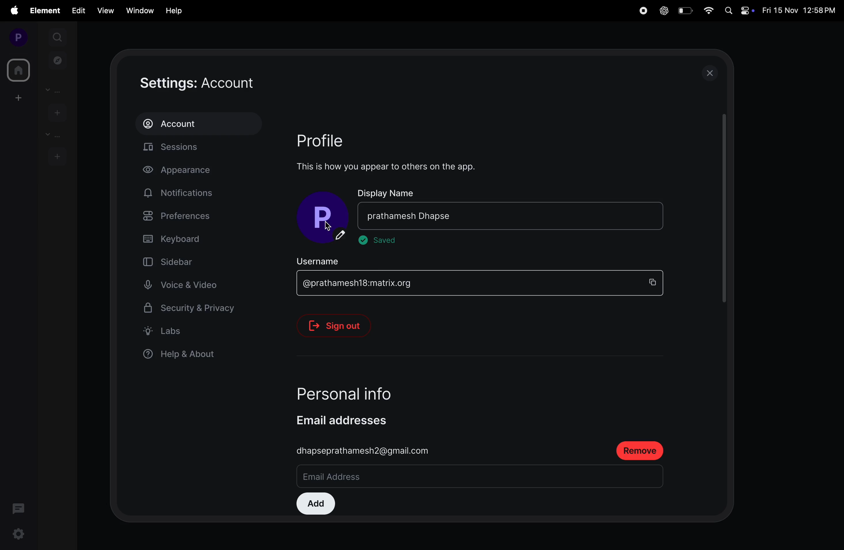 This screenshot has height=550, width=844. Describe the element at coordinates (185, 285) in the screenshot. I see `voice and videos` at that location.